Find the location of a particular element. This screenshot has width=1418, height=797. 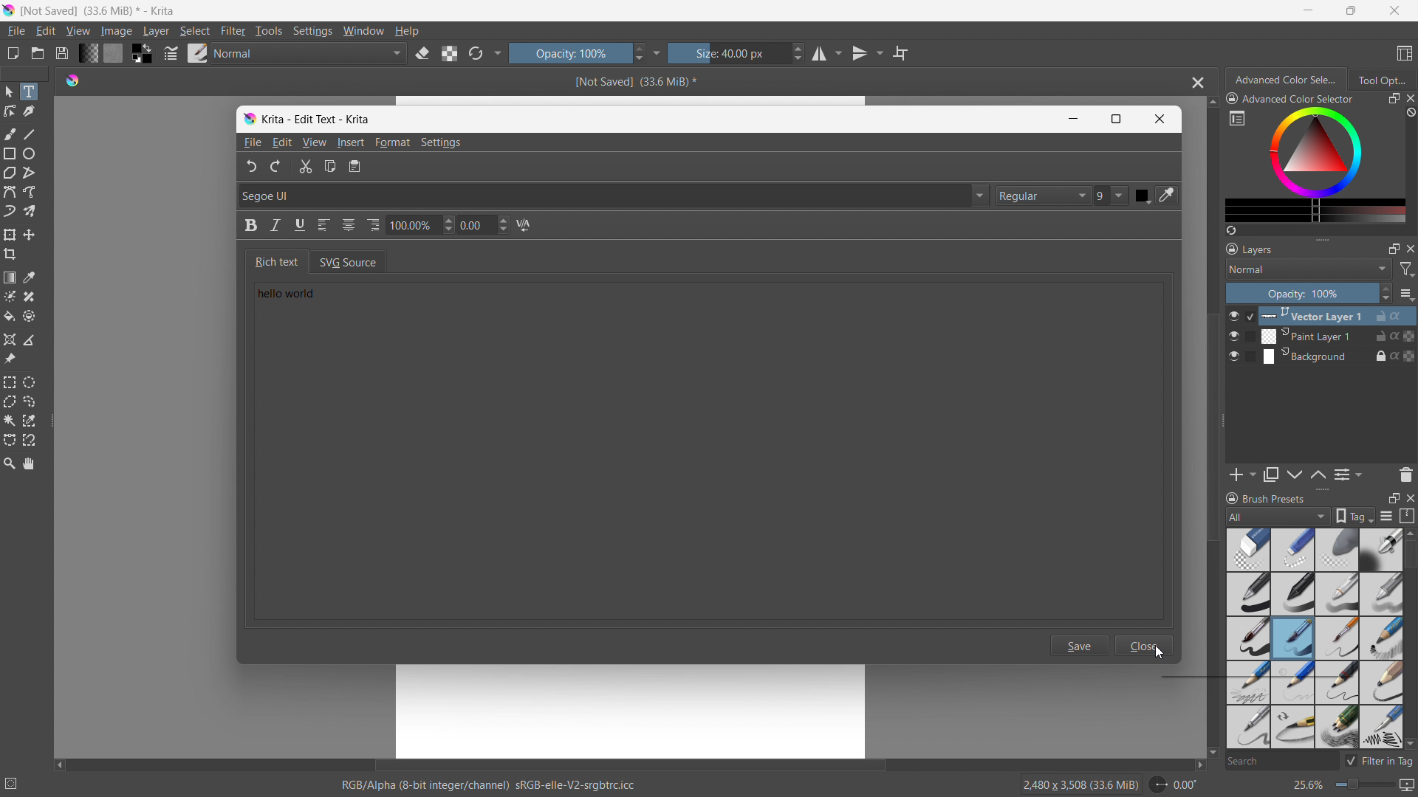

brush type is located at coordinates (1279, 516).